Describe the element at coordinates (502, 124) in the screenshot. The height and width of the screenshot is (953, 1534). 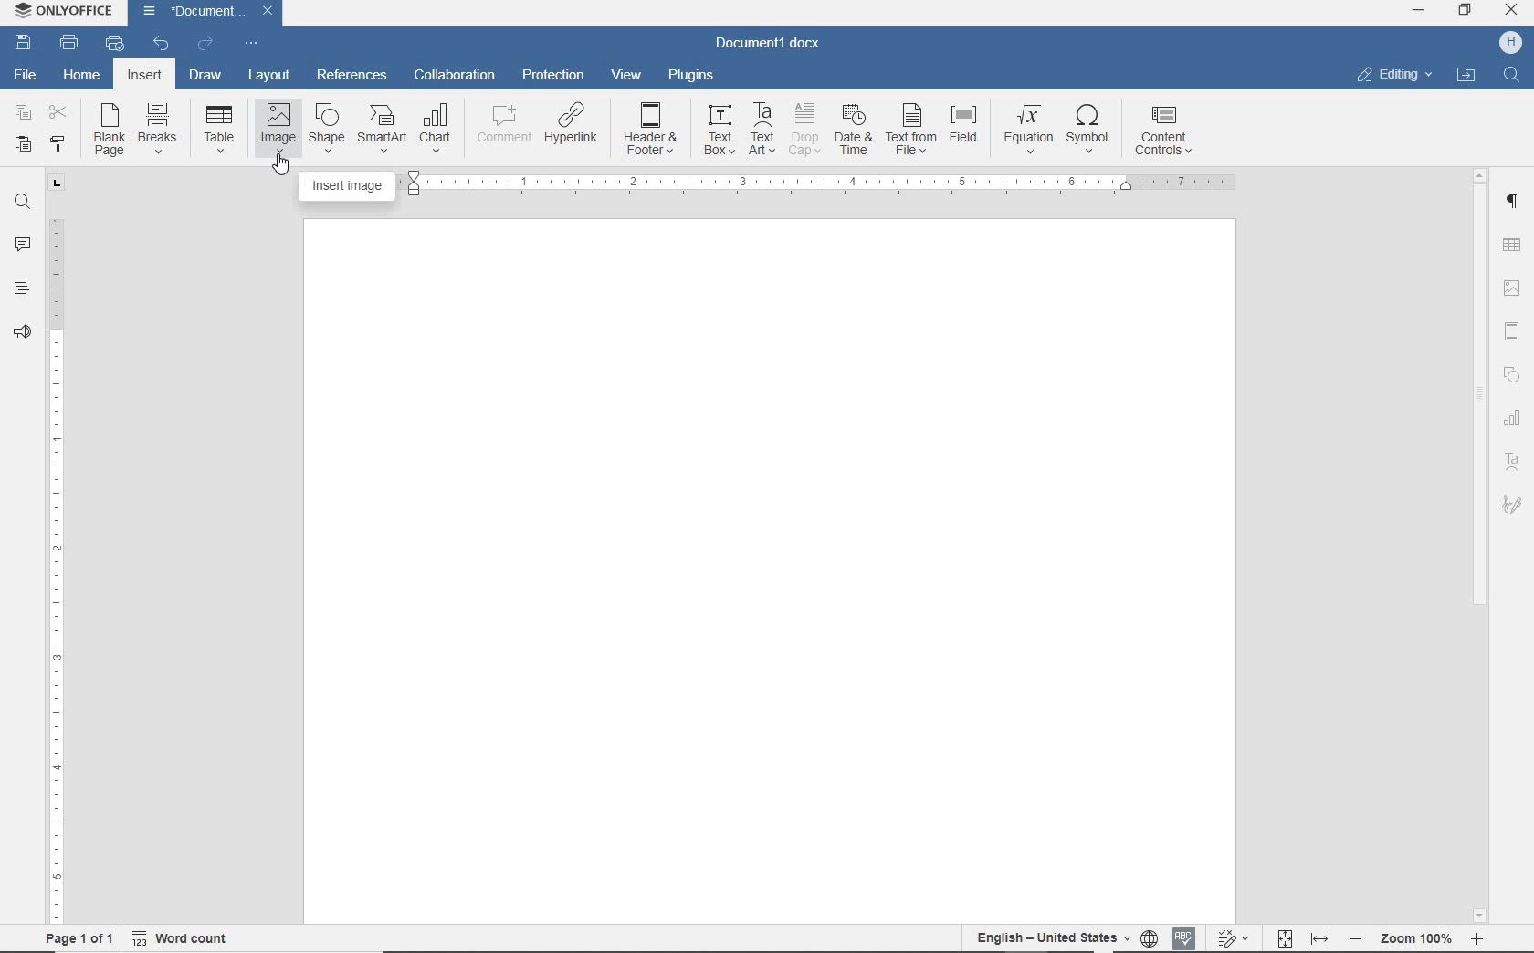
I see `comment` at that location.